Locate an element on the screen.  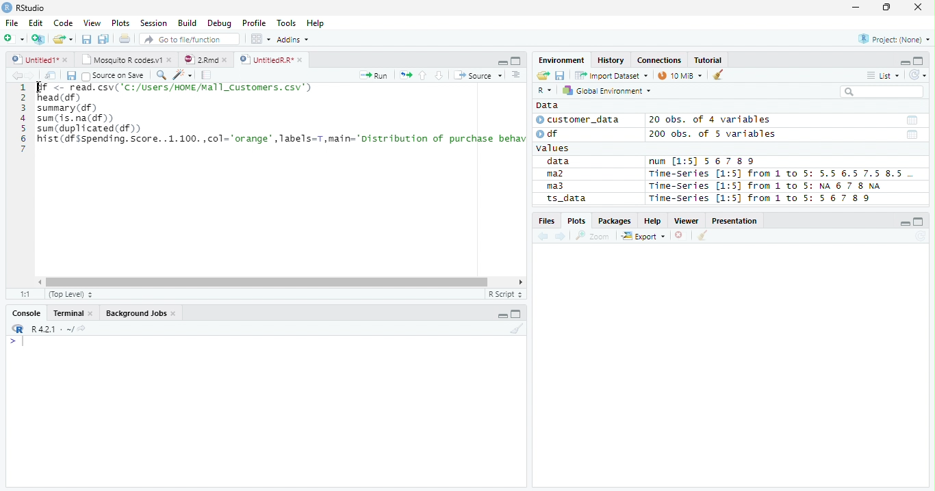
Next is located at coordinates (31, 76).